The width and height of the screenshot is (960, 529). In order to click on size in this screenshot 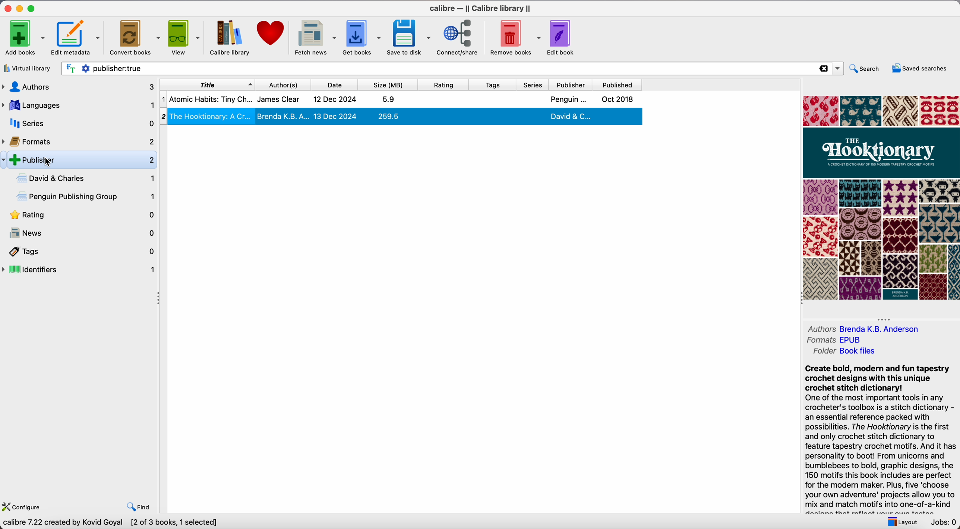, I will do `click(391, 85)`.